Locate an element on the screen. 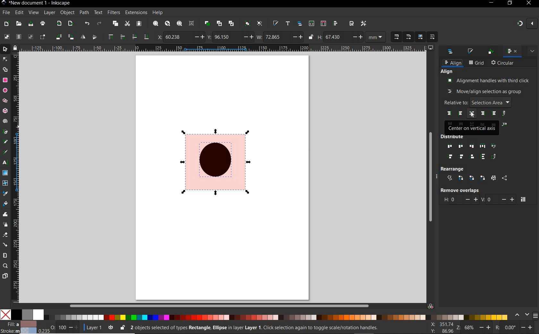  extensions is located at coordinates (135, 12).